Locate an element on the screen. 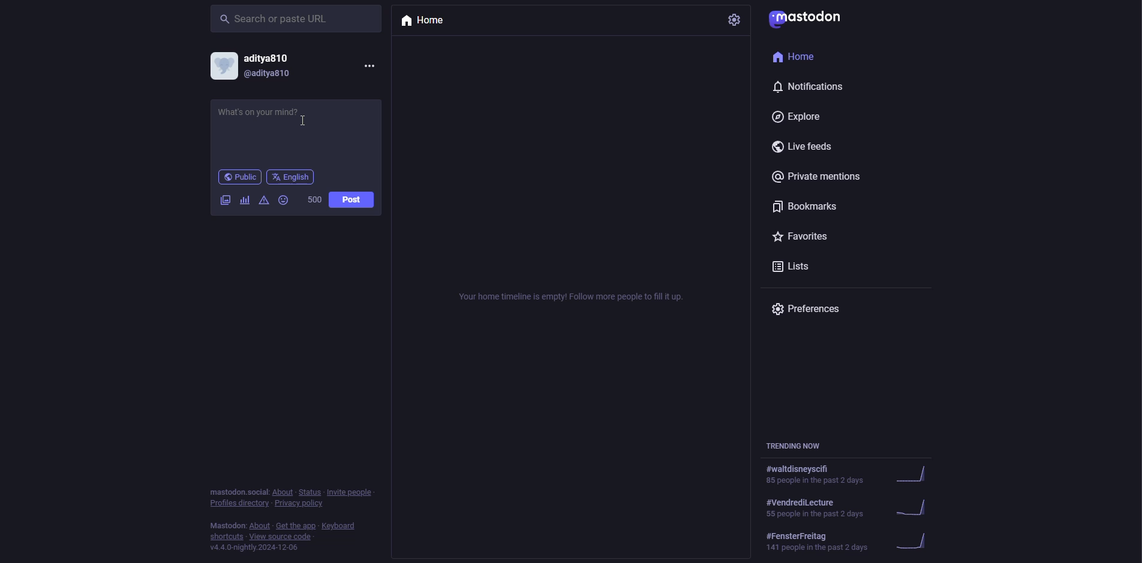  preferences is located at coordinates (810, 310).